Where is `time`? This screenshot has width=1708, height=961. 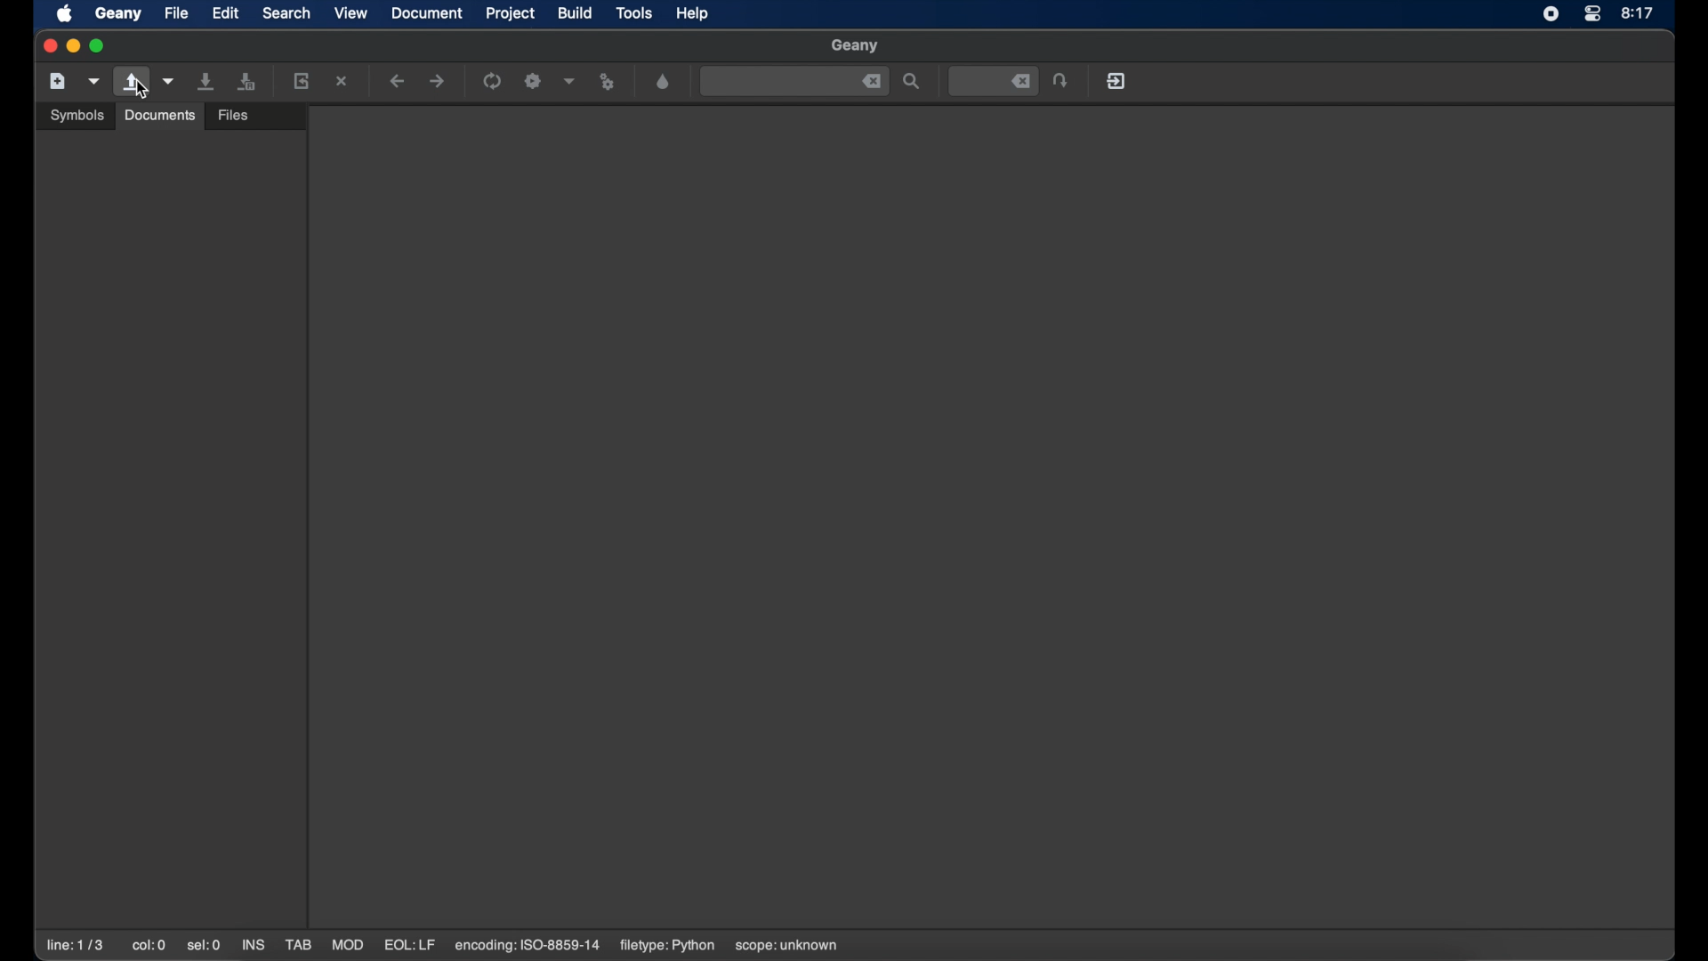 time is located at coordinates (1639, 12).